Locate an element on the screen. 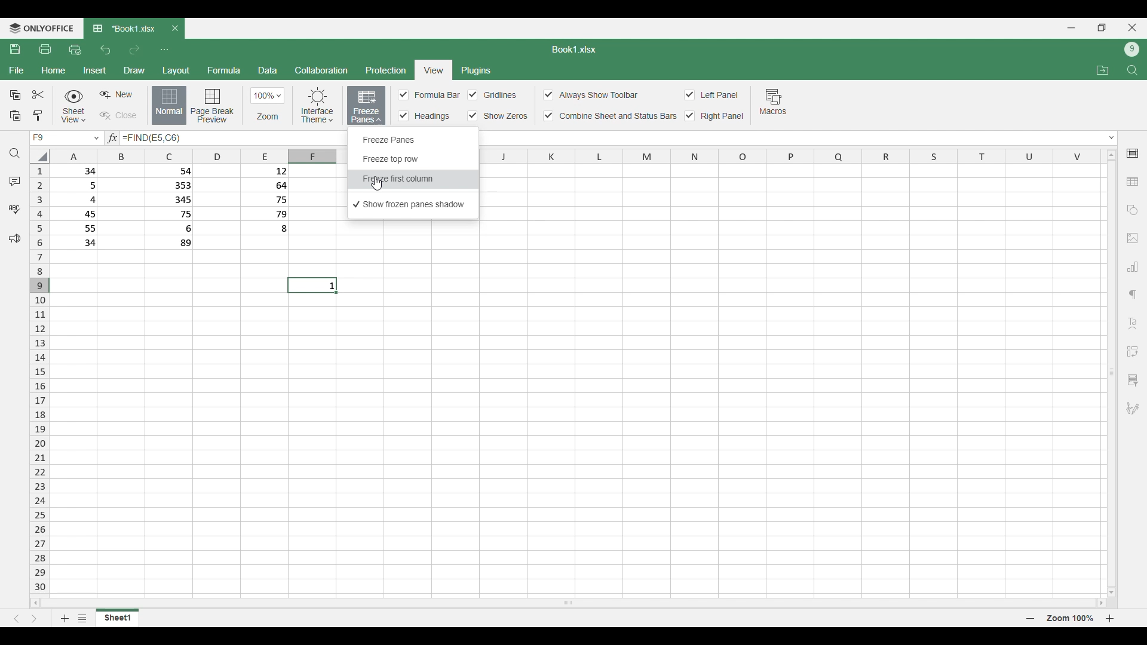  File menu is located at coordinates (17, 70).